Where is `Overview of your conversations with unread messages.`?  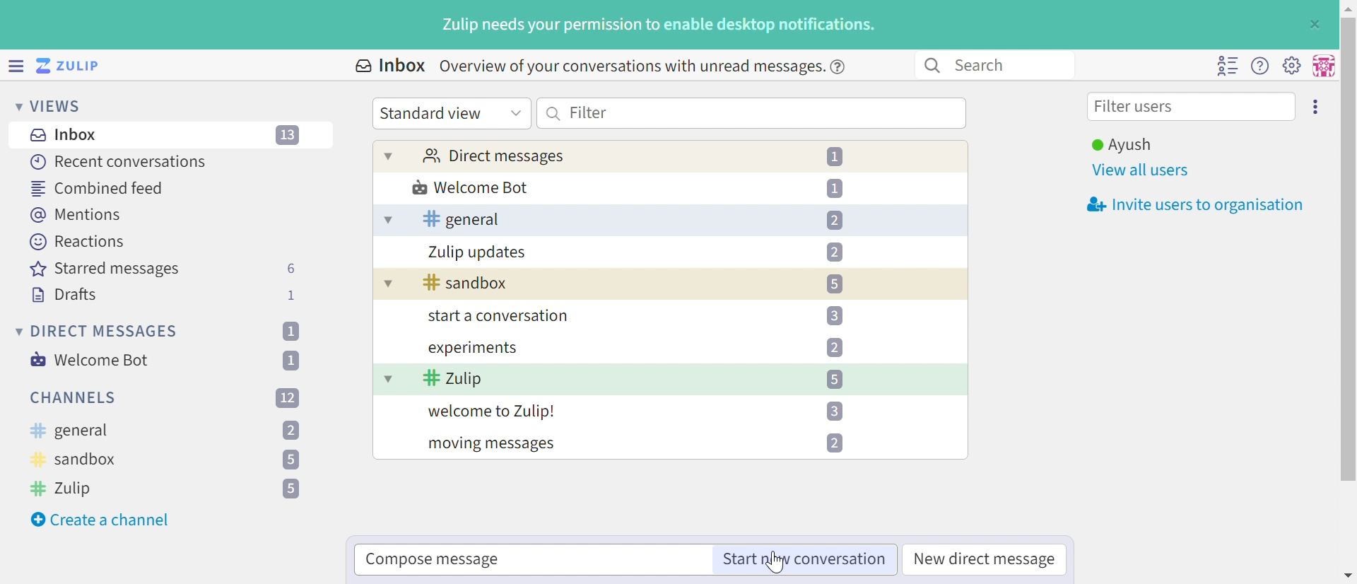 Overview of your conversations with unread messages. is located at coordinates (629, 66).